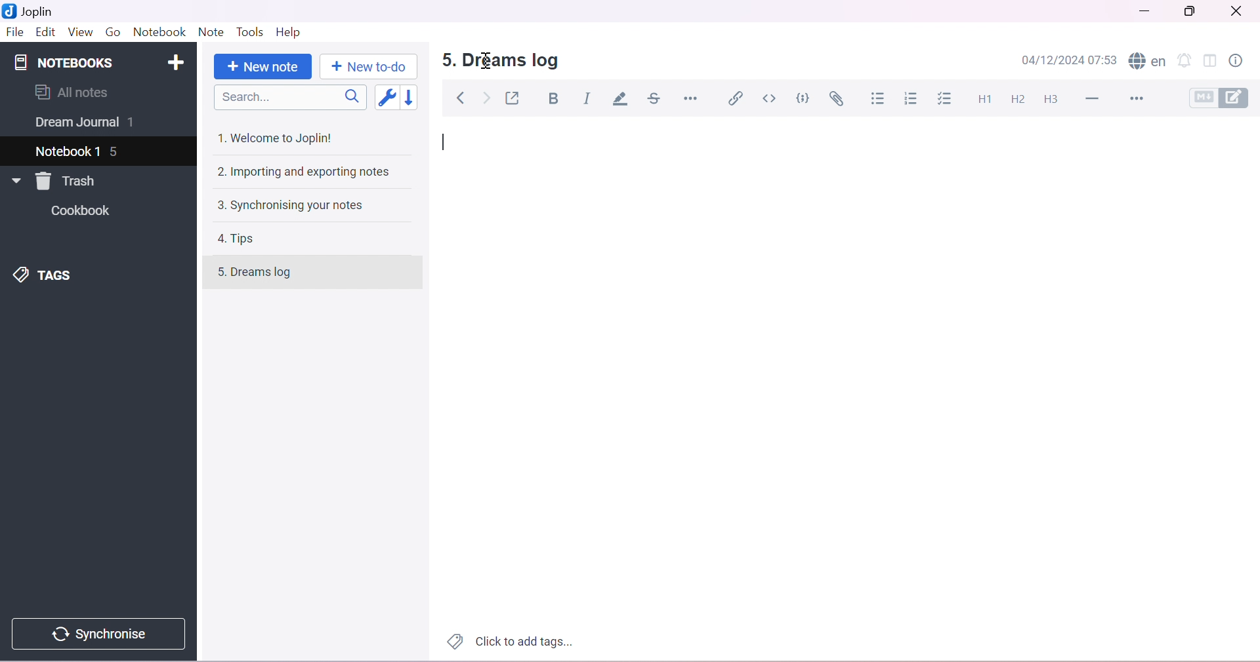  I want to click on Numbered list, so click(912, 100).